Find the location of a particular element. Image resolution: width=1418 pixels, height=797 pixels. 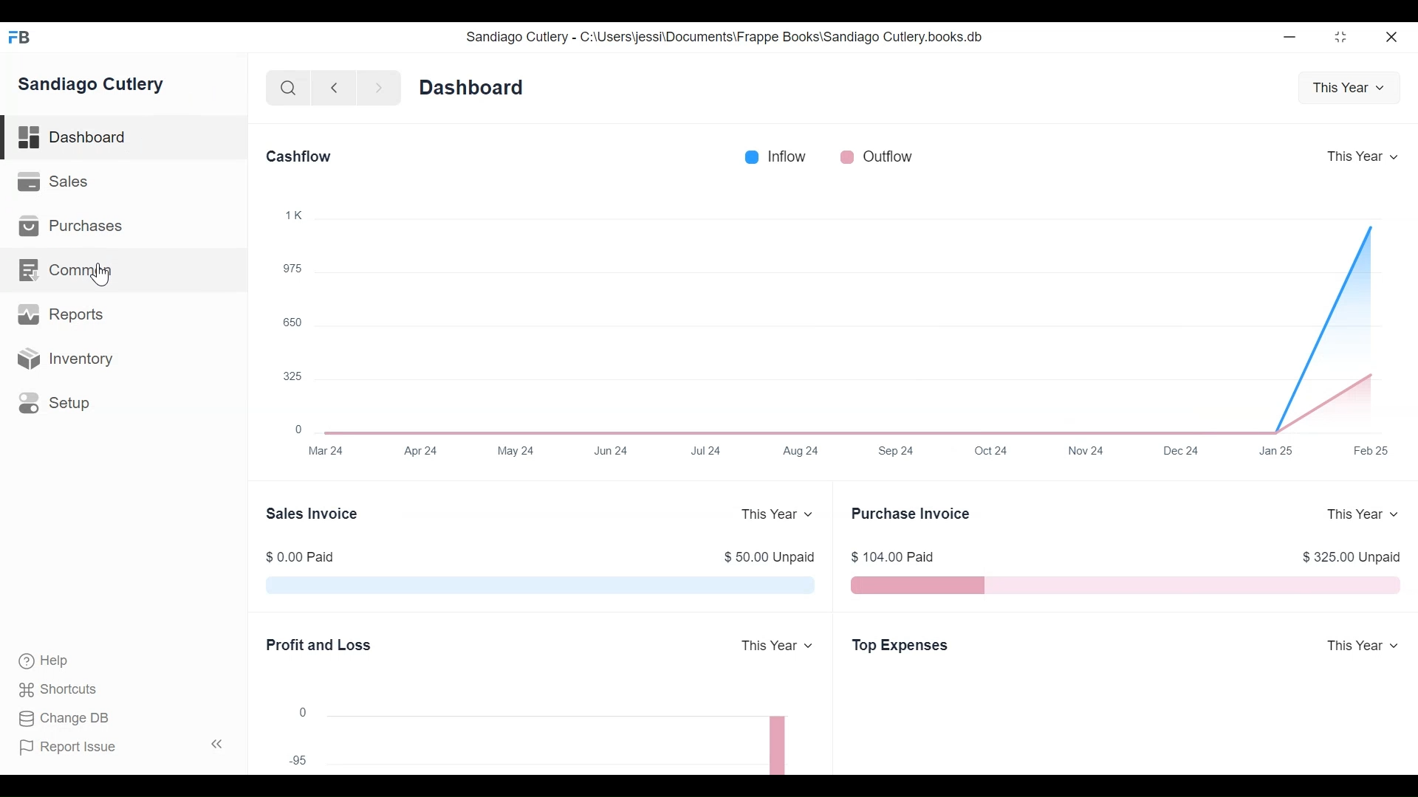

Inventory is located at coordinates (64, 359).